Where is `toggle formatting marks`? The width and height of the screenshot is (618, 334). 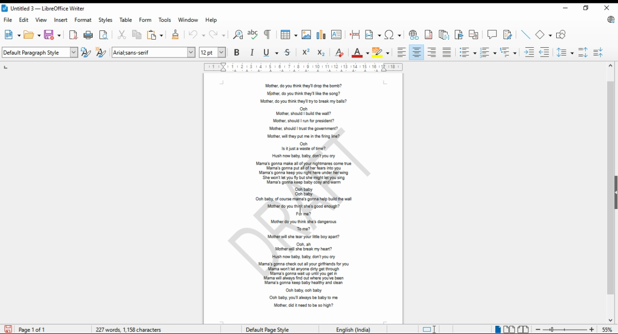 toggle formatting marks is located at coordinates (268, 35).